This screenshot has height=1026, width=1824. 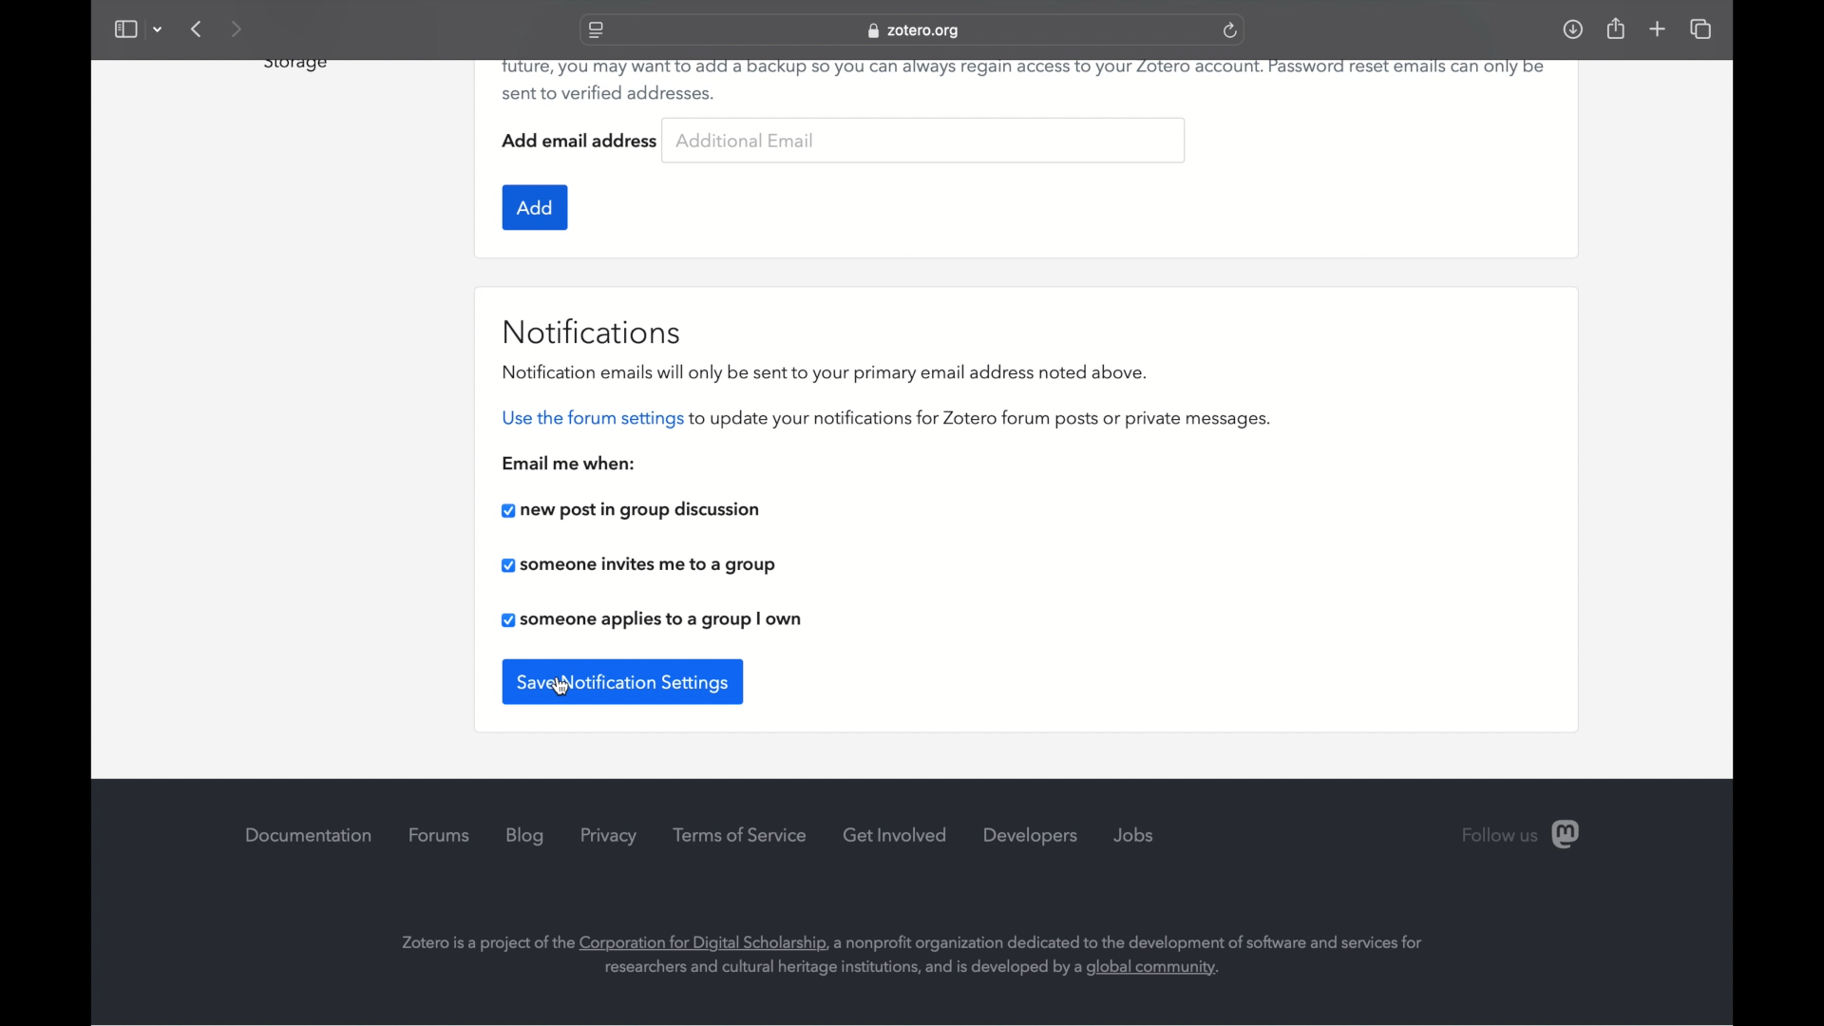 I want to click on website settings, so click(x=595, y=31).